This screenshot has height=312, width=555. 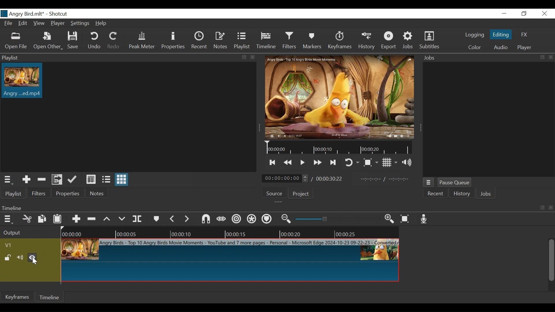 What do you see at coordinates (47, 41) in the screenshot?
I see `Open Other` at bounding box center [47, 41].